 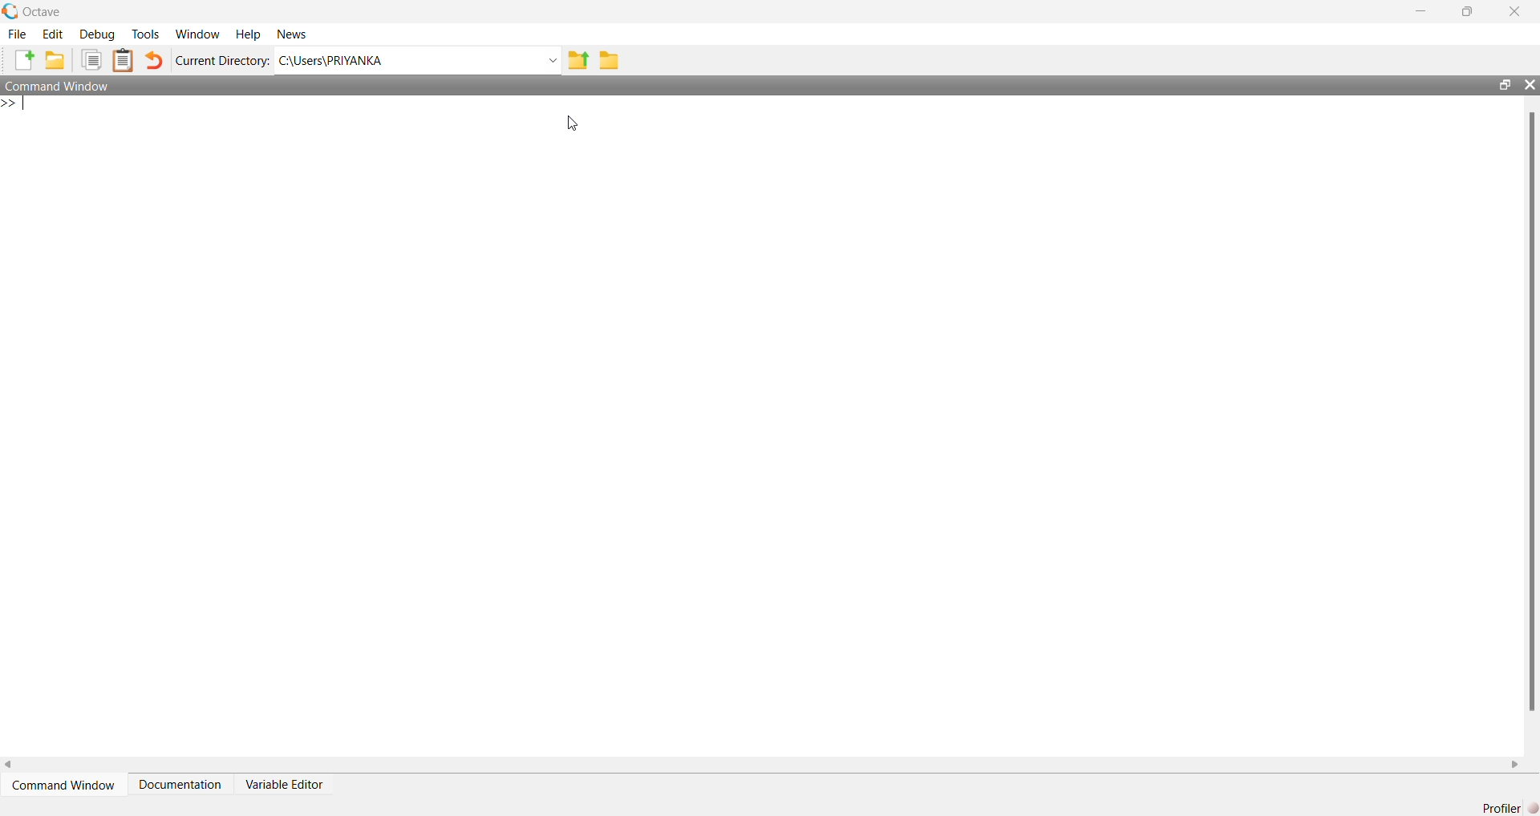 I want to click on file, so click(x=18, y=34).